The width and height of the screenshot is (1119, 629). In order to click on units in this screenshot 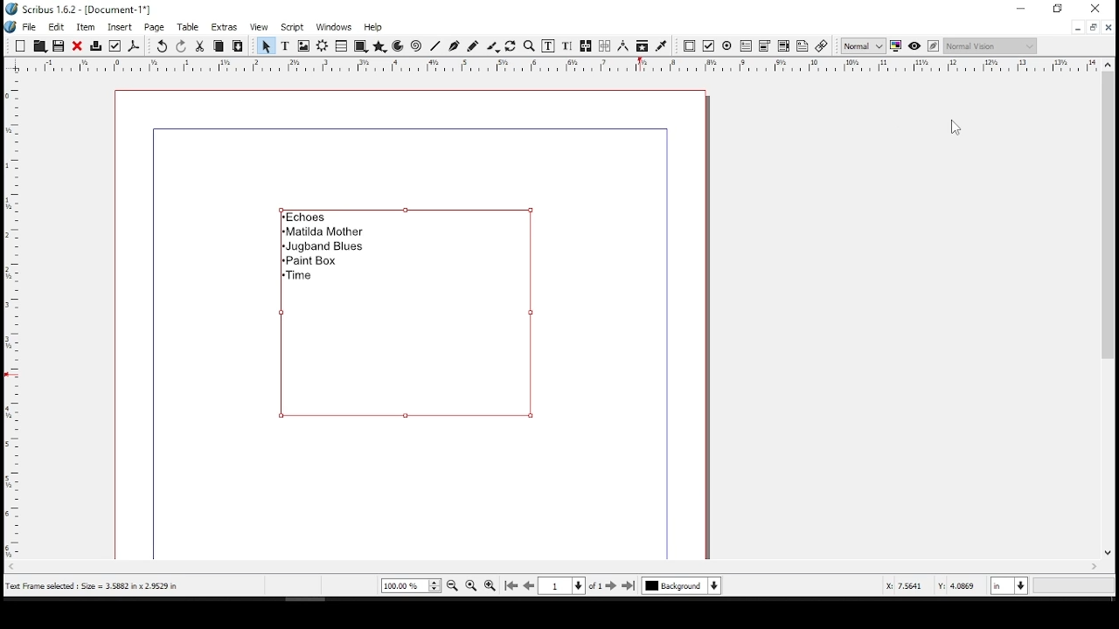, I will do `click(1007, 587)`.